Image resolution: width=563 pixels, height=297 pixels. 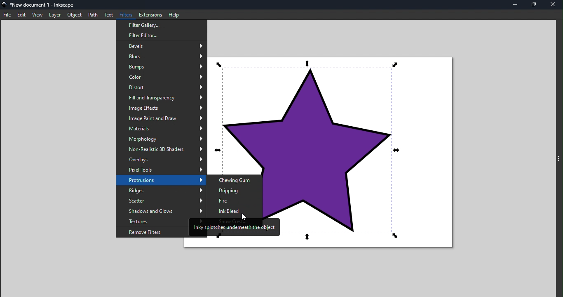 I want to click on Blurs, so click(x=162, y=57).